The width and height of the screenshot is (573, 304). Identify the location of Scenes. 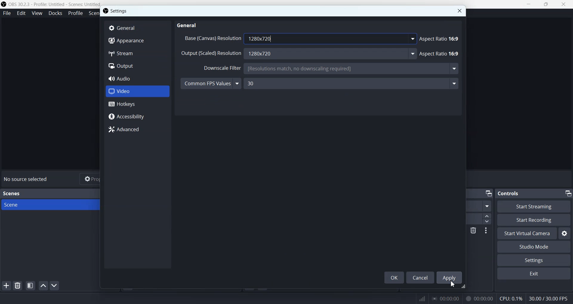
(12, 194).